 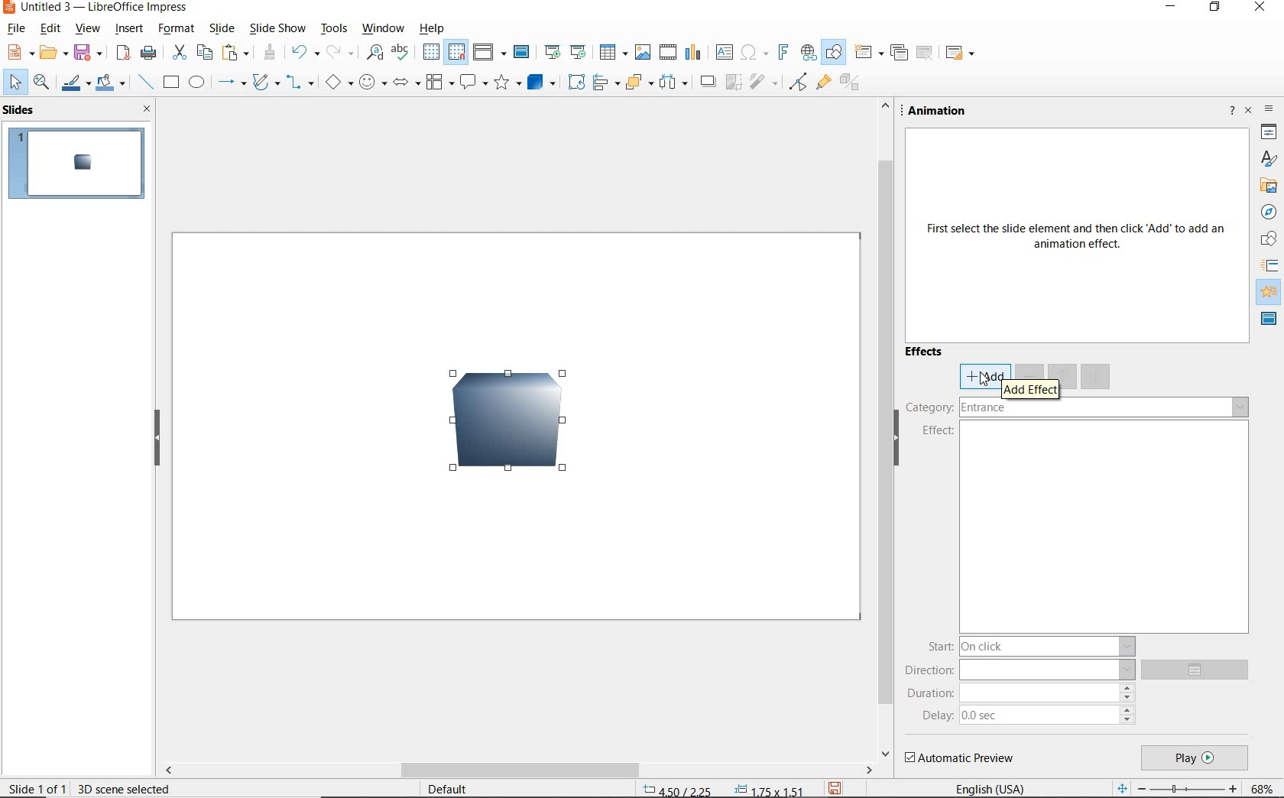 What do you see at coordinates (158, 441) in the screenshot?
I see `hide` at bounding box center [158, 441].